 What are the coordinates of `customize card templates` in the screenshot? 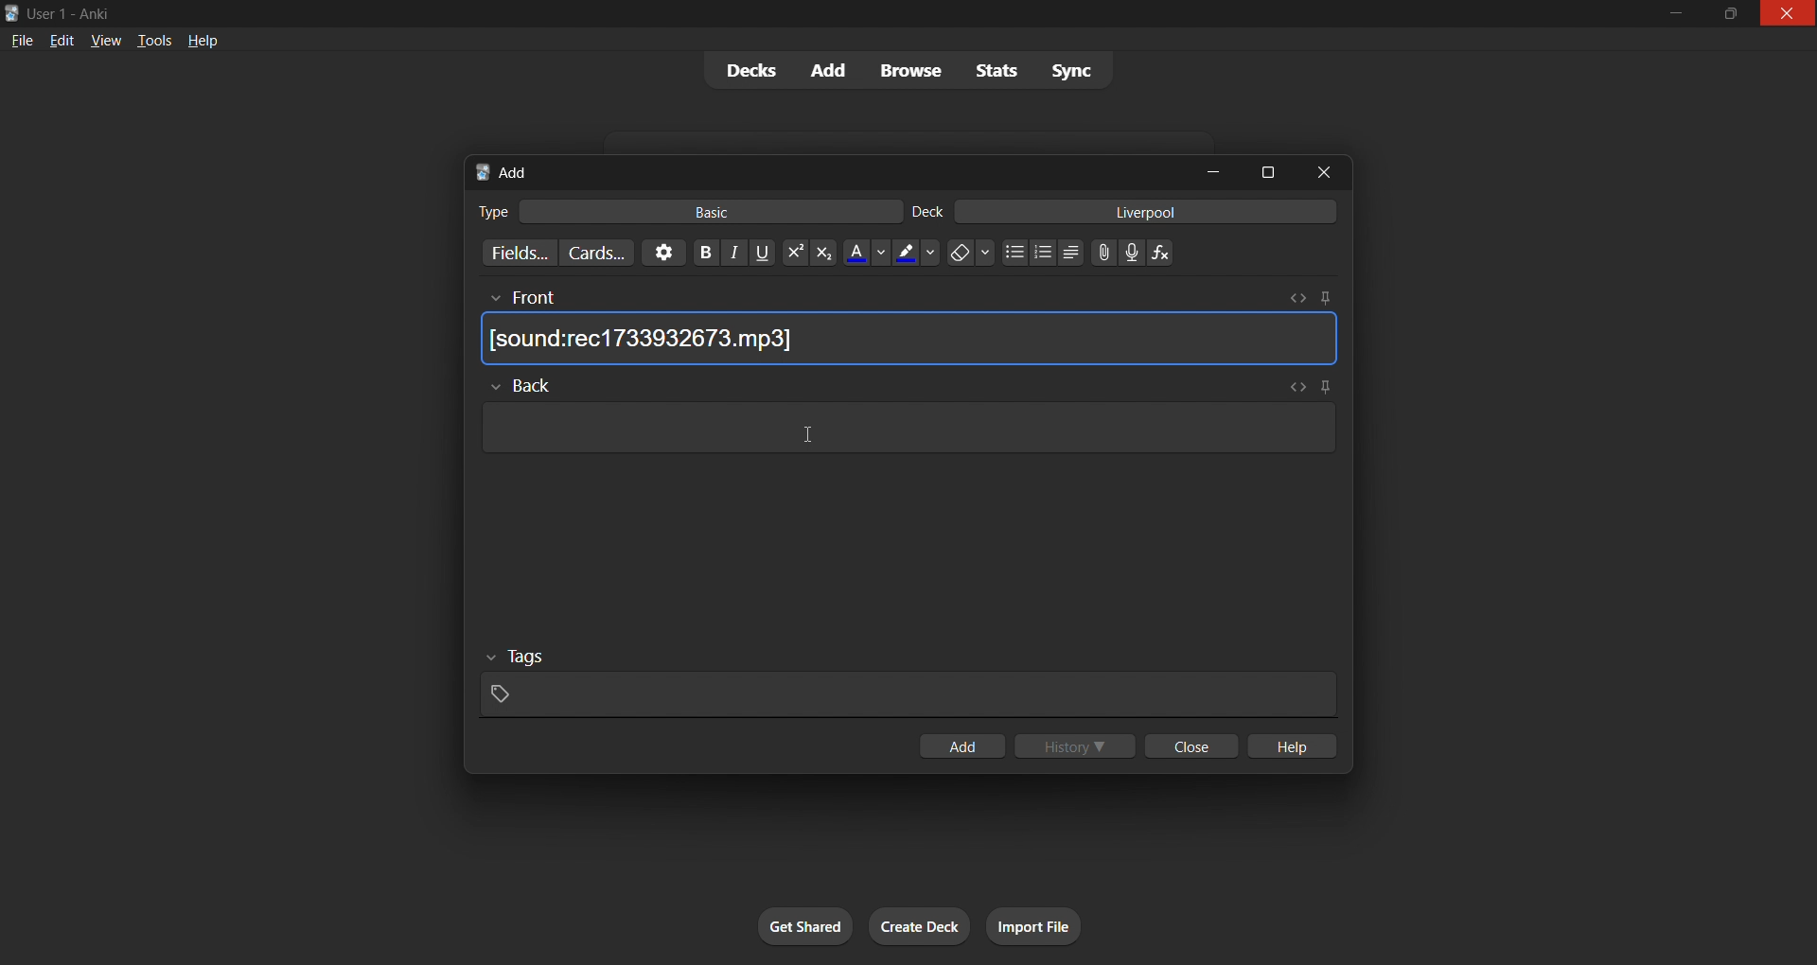 It's located at (597, 254).